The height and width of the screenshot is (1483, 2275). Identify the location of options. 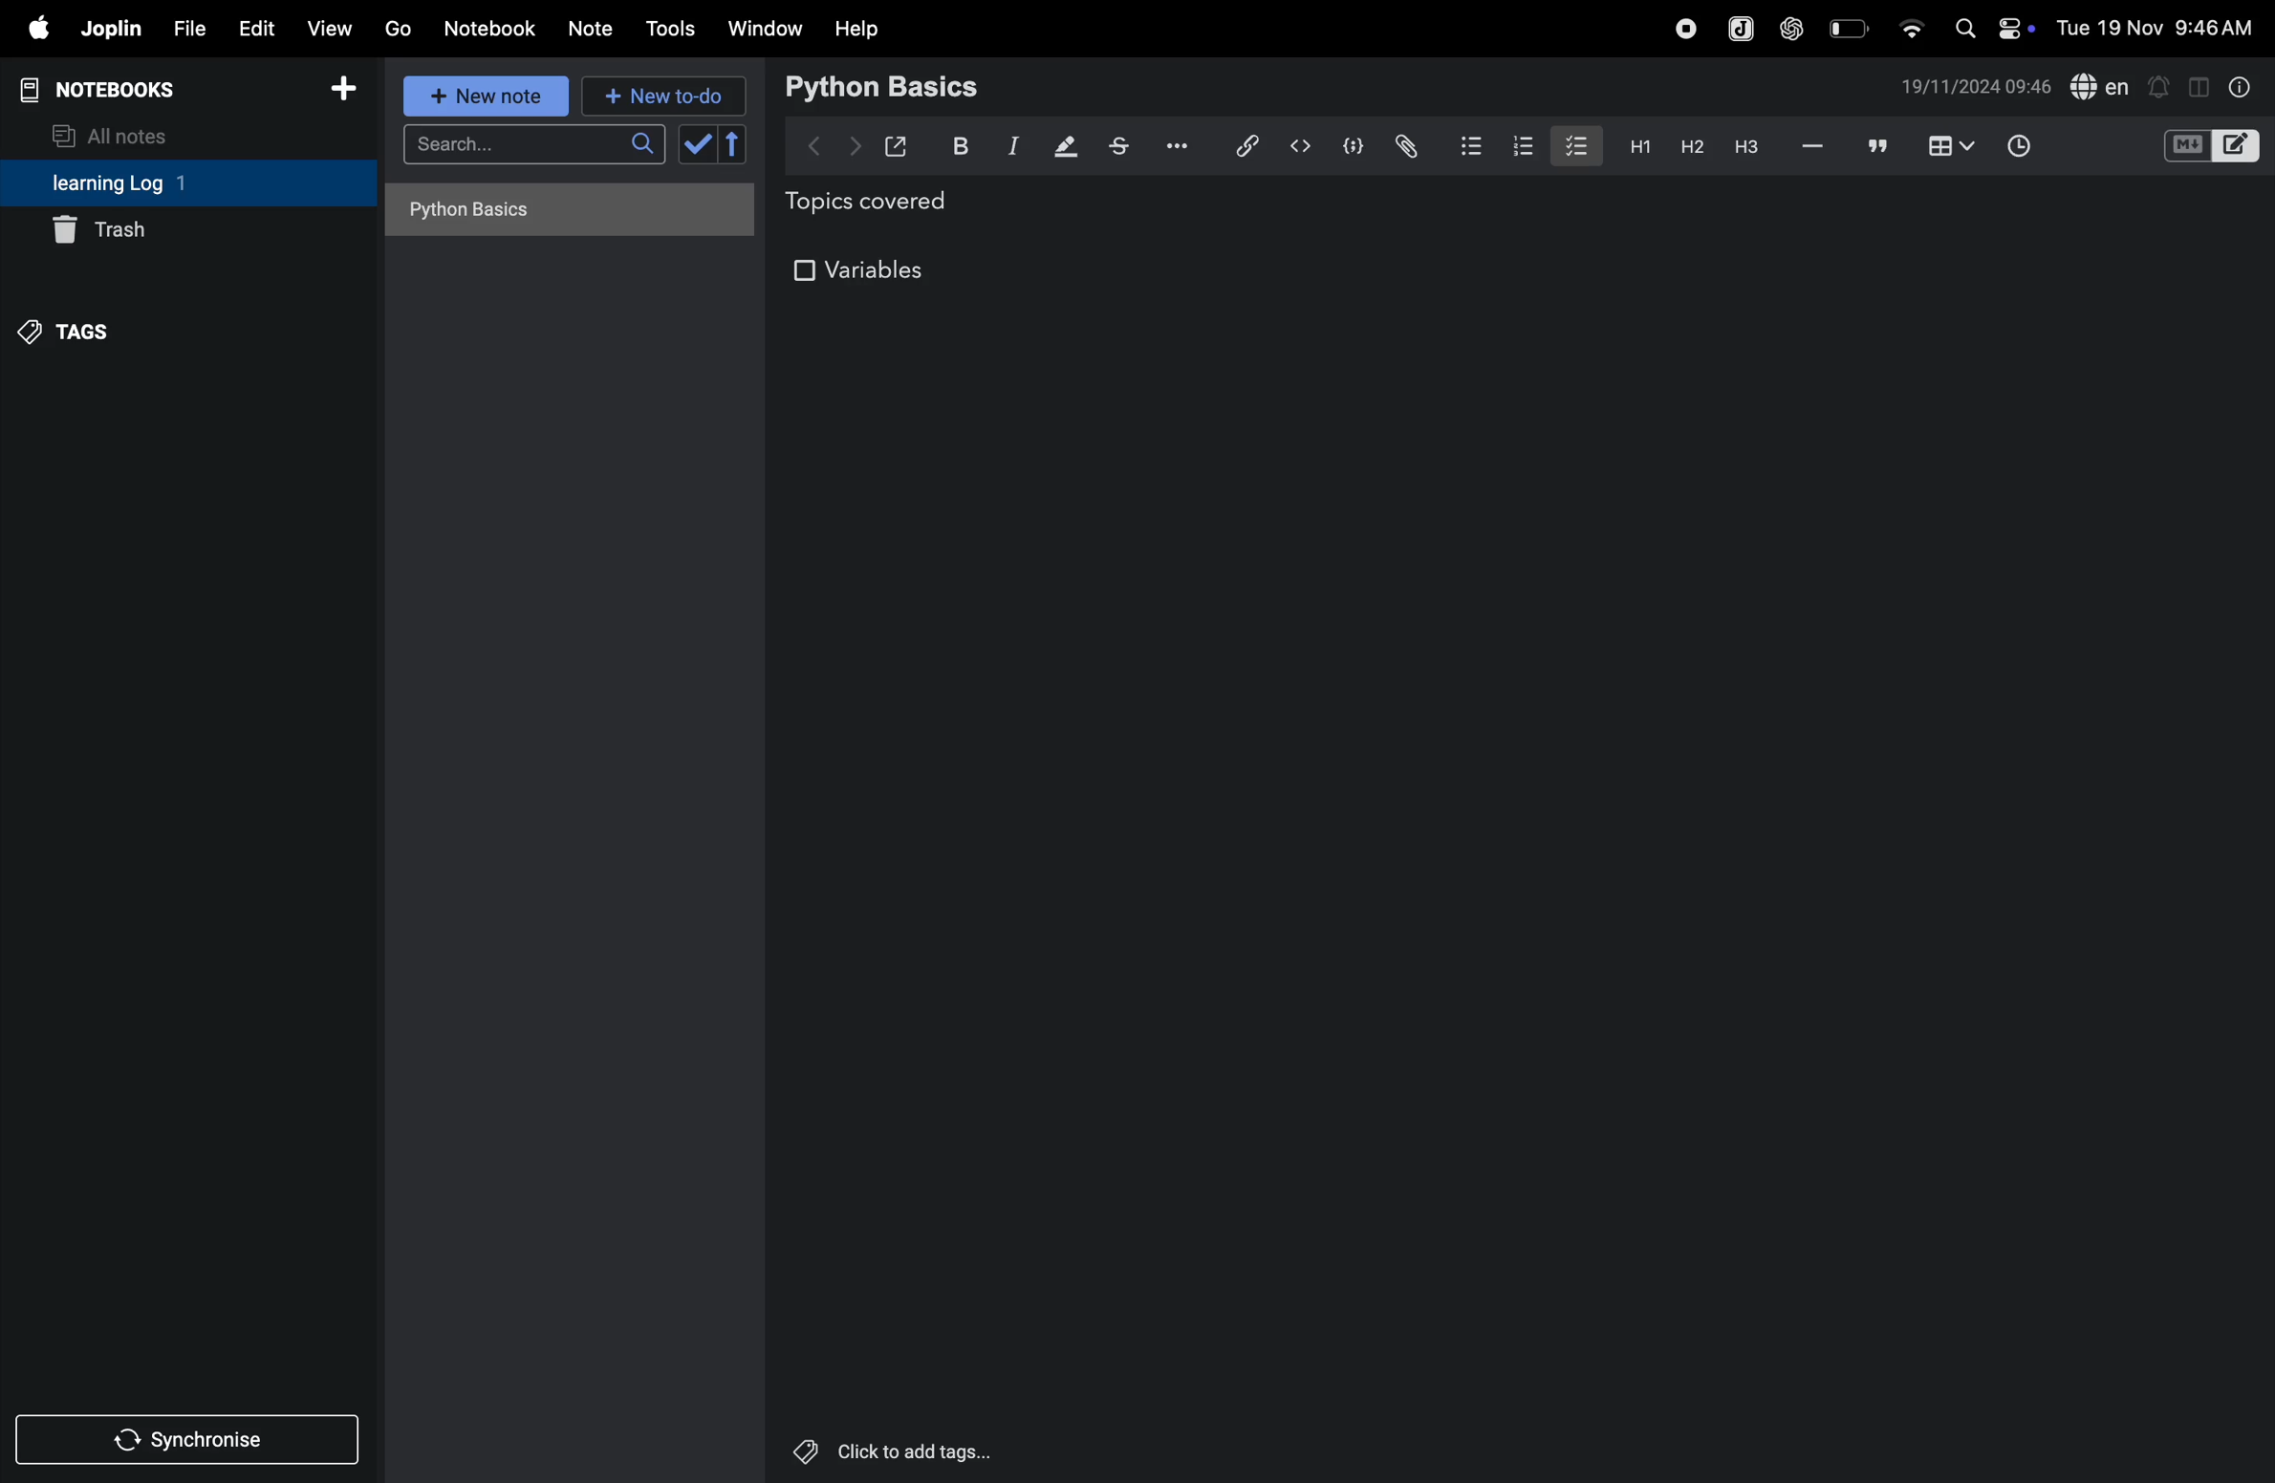
(1172, 144).